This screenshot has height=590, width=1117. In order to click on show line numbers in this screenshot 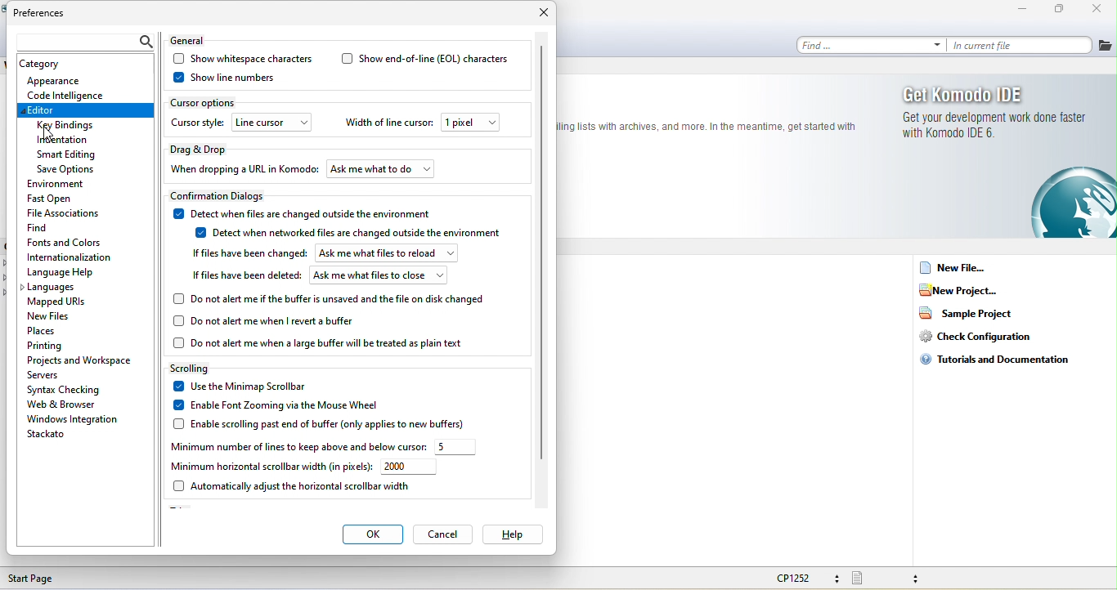, I will do `click(223, 78)`.